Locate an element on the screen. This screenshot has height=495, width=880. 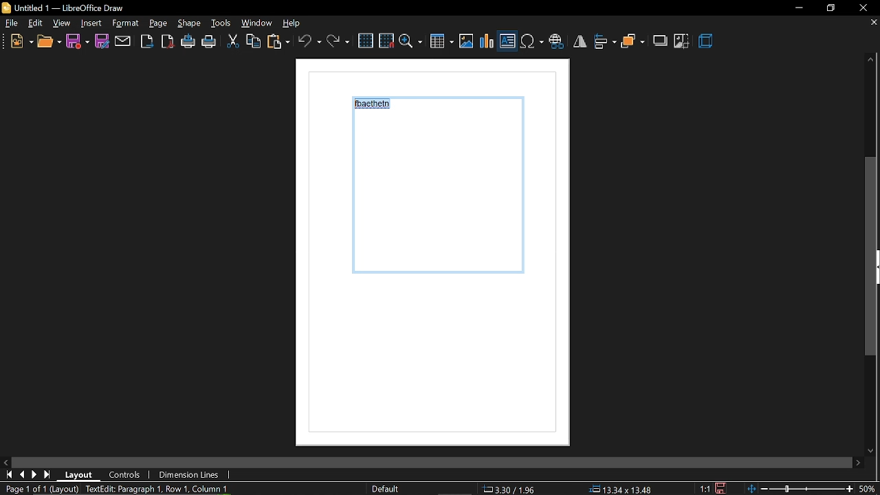
dimension lines is located at coordinates (188, 476).